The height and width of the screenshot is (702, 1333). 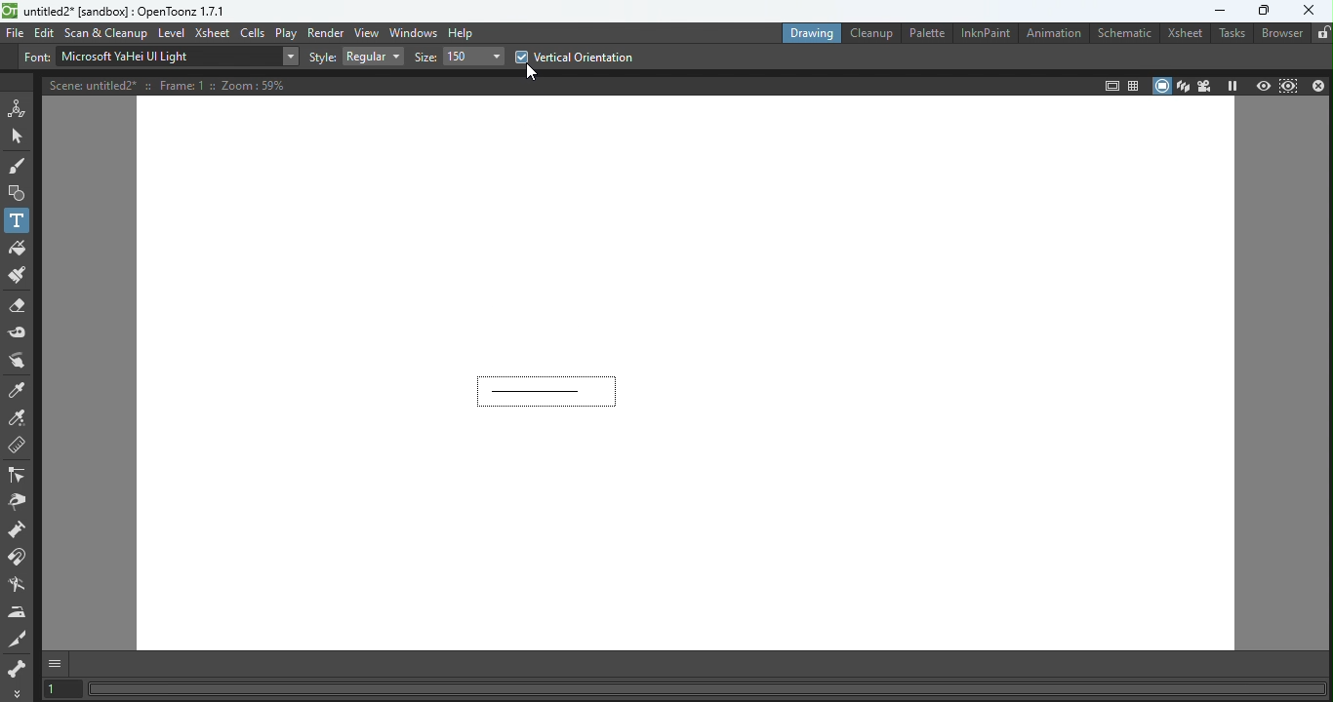 What do you see at coordinates (16, 666) in the screenshot?
I see `Skeleton` at bounding box center [16, 666].